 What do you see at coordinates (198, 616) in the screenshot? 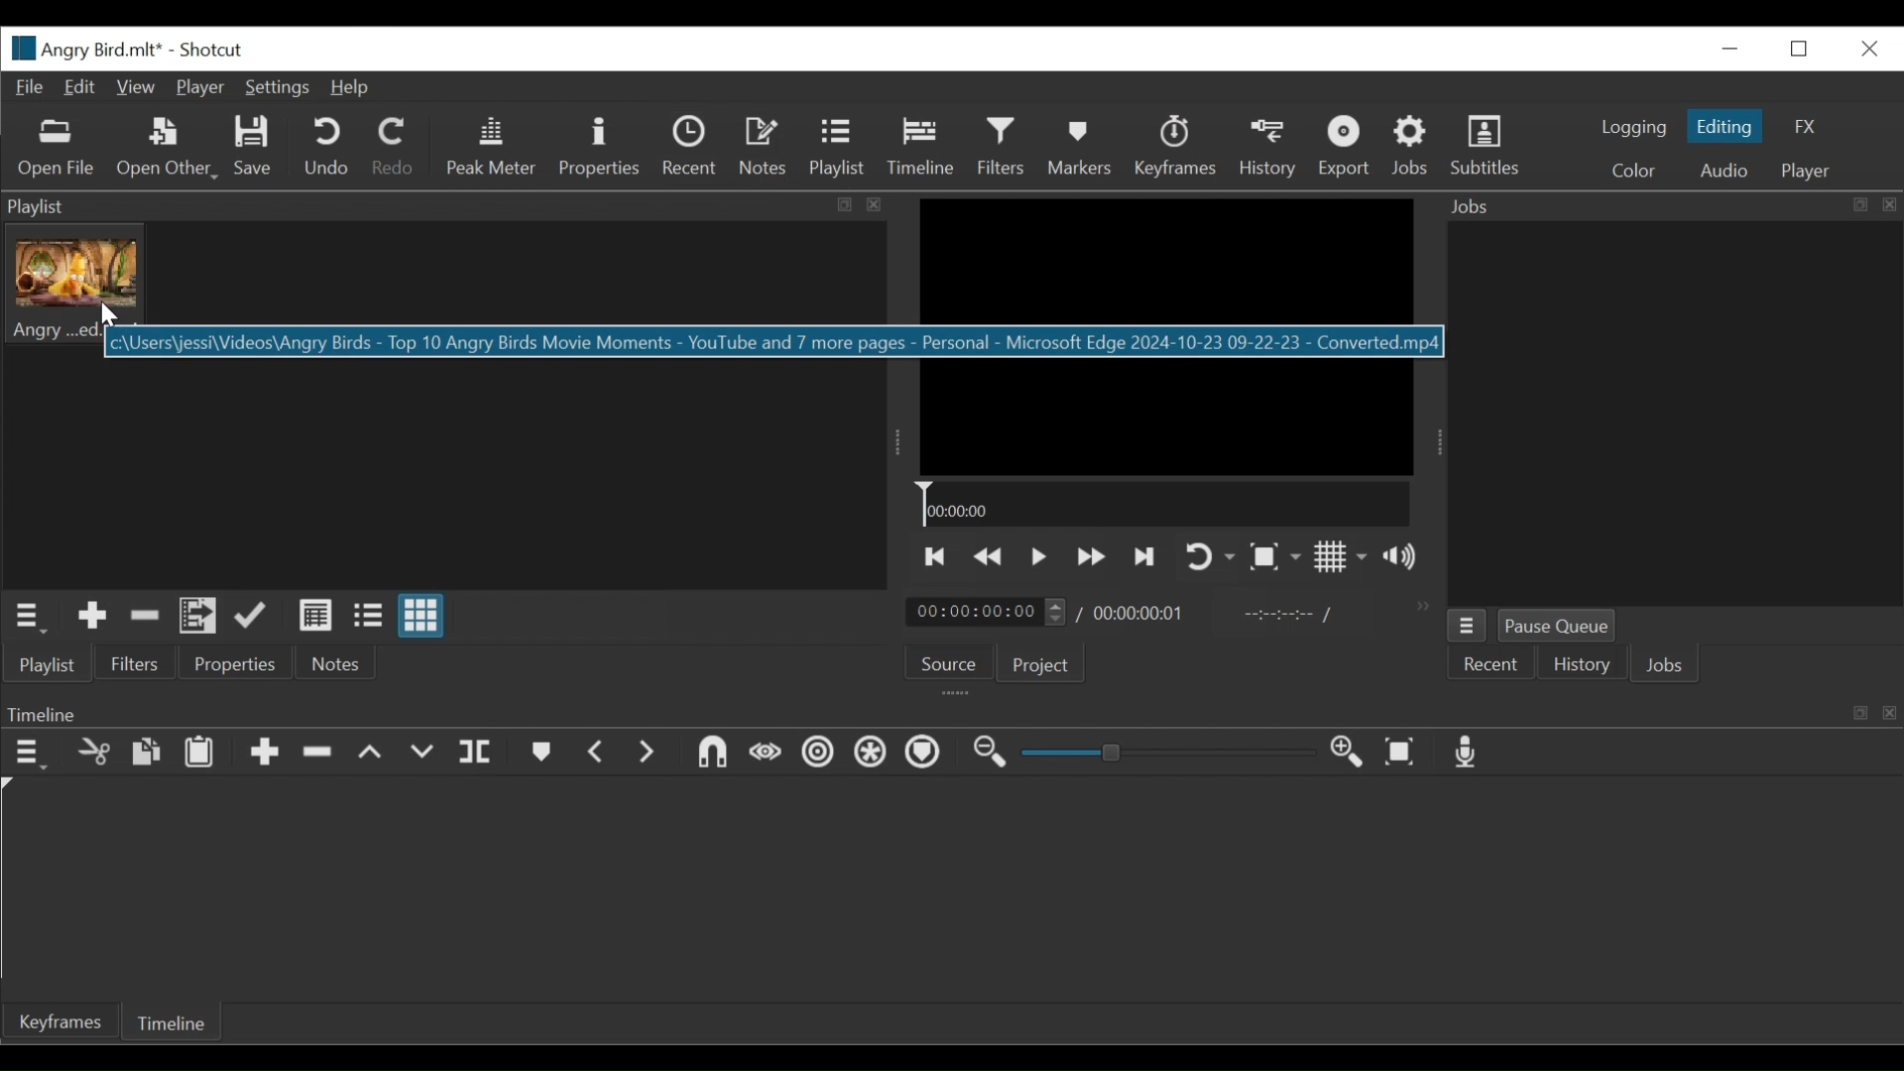
I see `Add files to the playlist` at bounding box center [198, 616].